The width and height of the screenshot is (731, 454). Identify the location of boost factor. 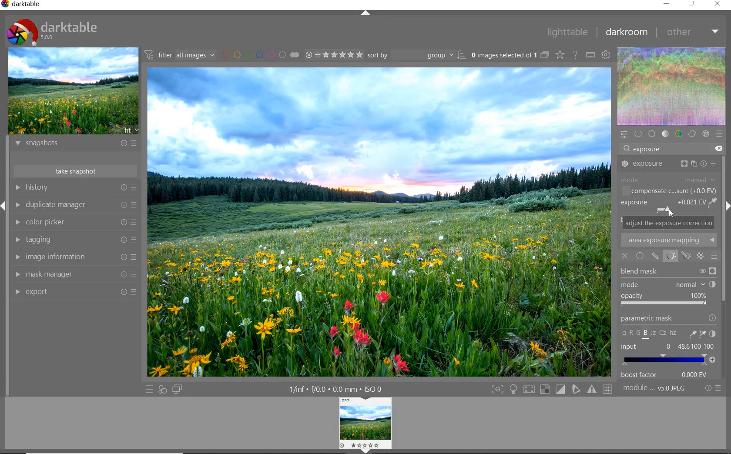
(667, 375).